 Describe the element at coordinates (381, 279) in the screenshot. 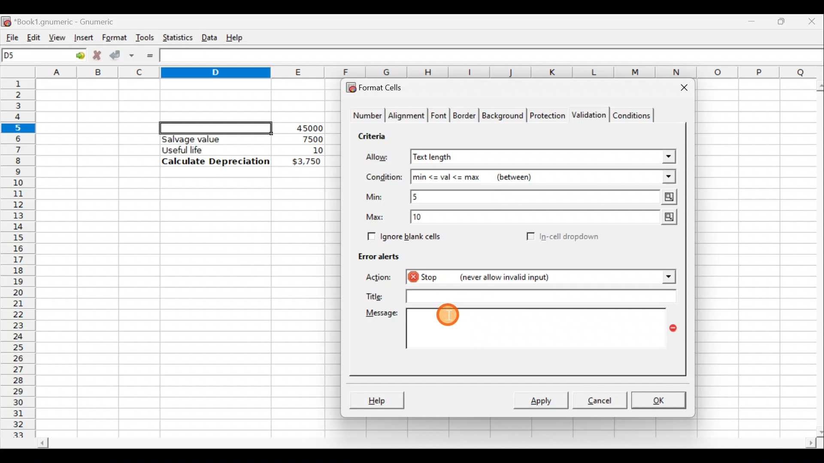

I see `Action` at that location.